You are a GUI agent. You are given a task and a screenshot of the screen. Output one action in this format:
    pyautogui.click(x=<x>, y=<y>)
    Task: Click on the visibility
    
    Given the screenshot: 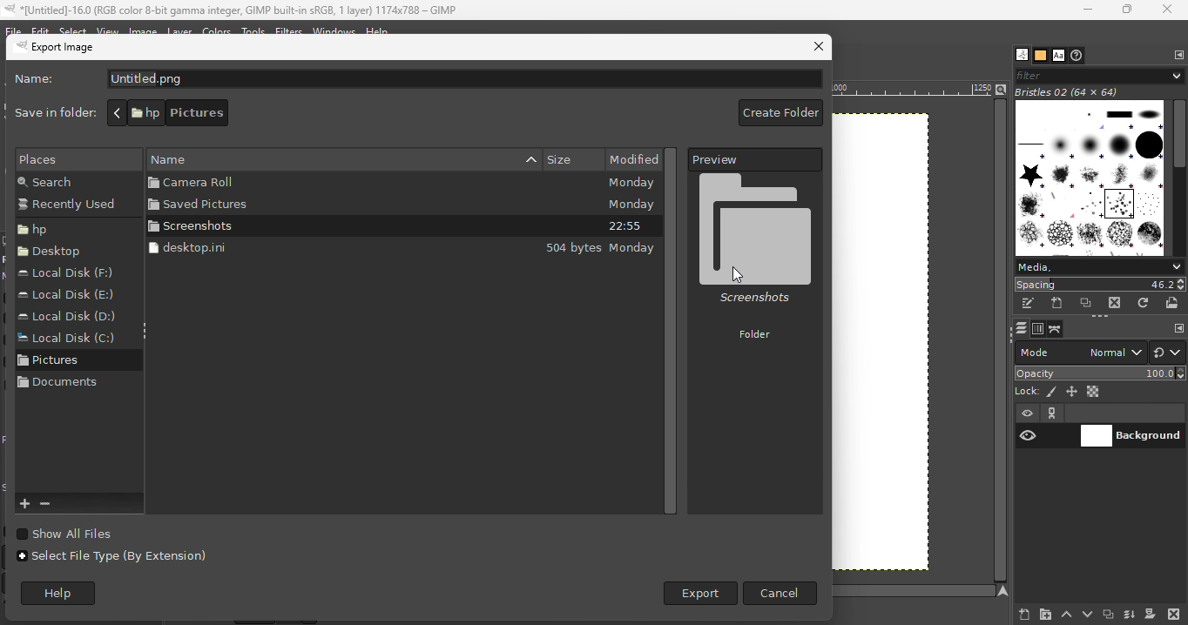 What is the action you would take?
    pyautogui.click(x=1029, y=414)
    